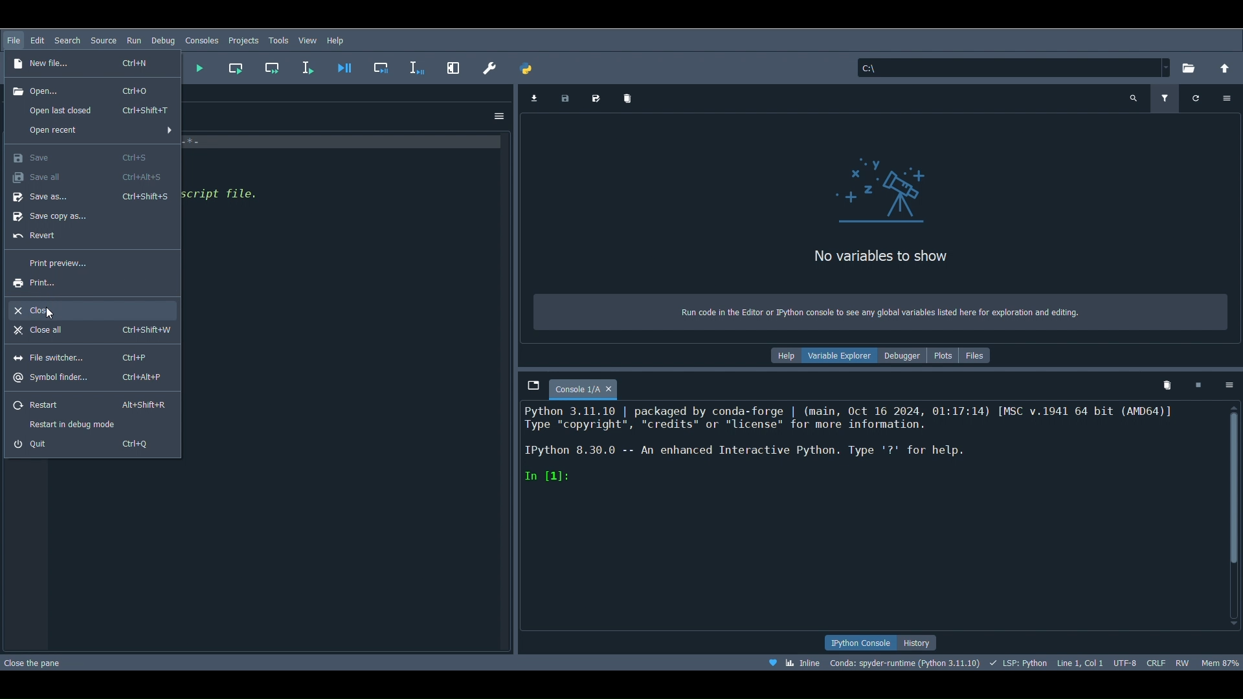  What do you see at coordinates (784, 357) in the screenshot?
I see `Help` at bounding box center [784, 357].